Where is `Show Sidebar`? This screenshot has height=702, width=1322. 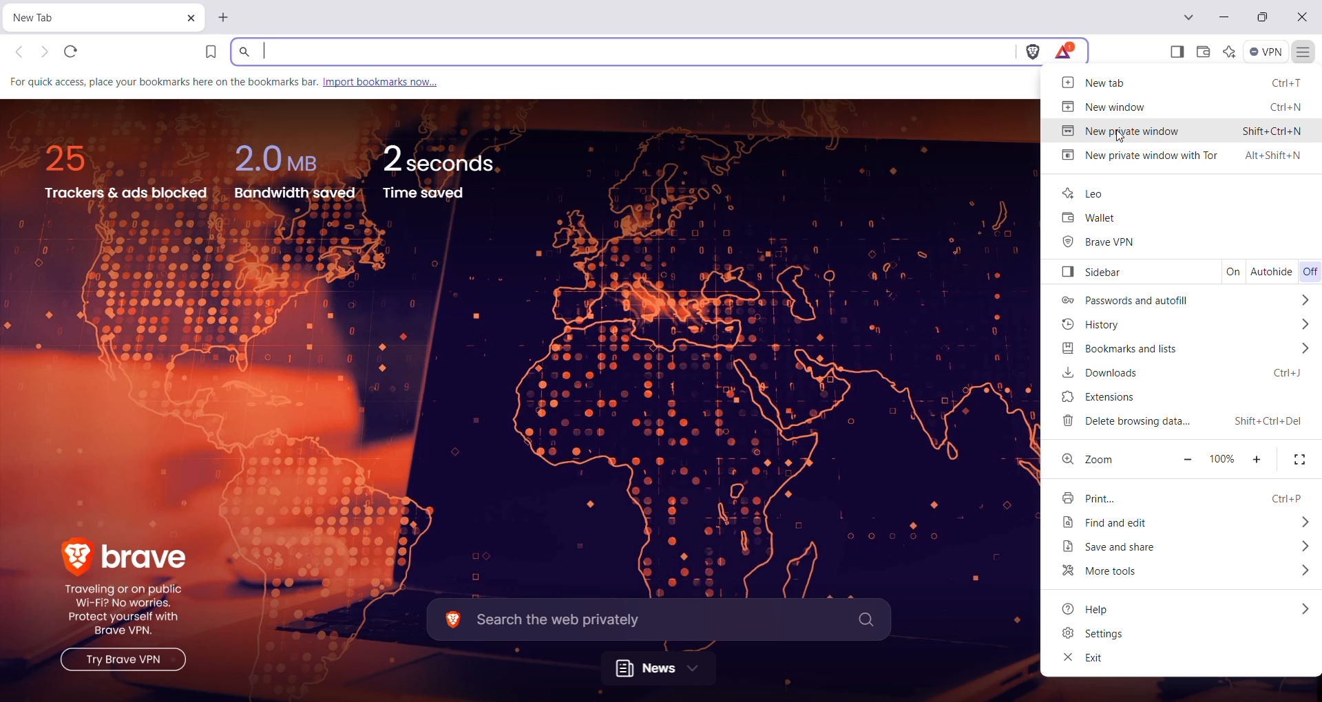
Show Sidebar is located at coordinates (1175, 52).